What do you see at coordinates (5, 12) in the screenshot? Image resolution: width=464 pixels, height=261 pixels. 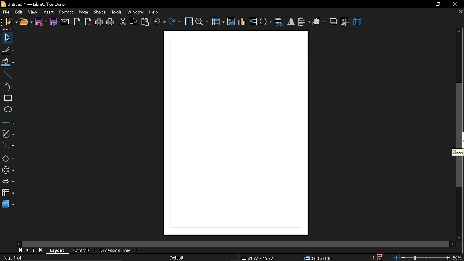 I see `file` at bounding box center [5, 12].